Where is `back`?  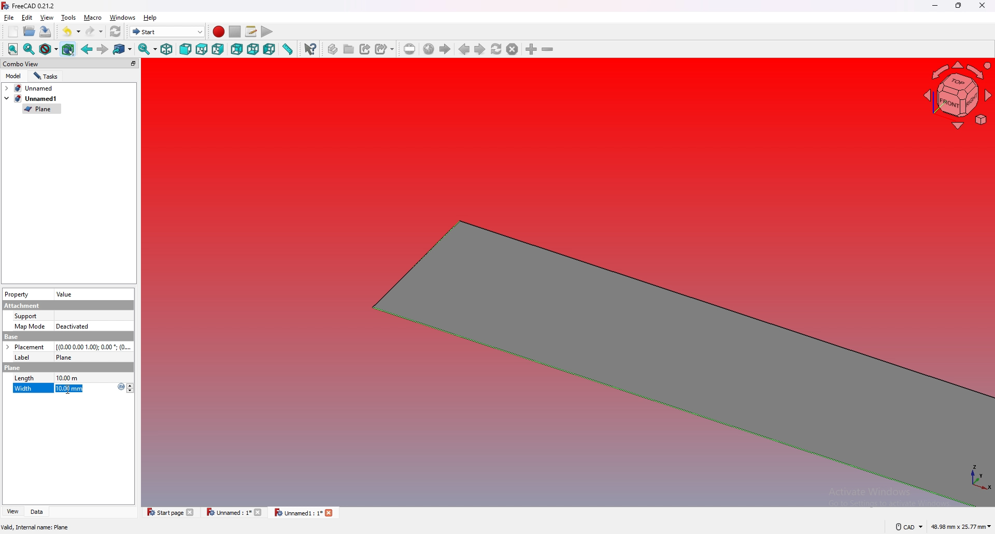 back is located at coordinates (87, 49).